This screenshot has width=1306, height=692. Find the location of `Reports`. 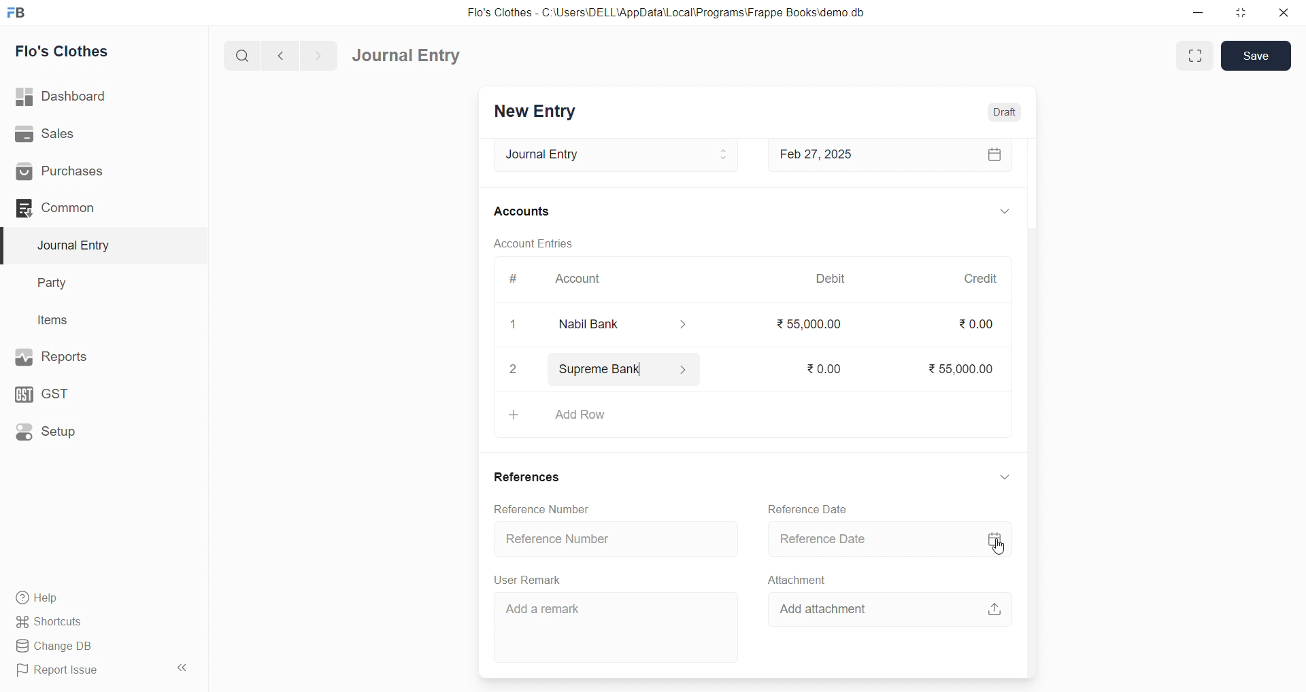

Reports is located at coordinates (80, 357).